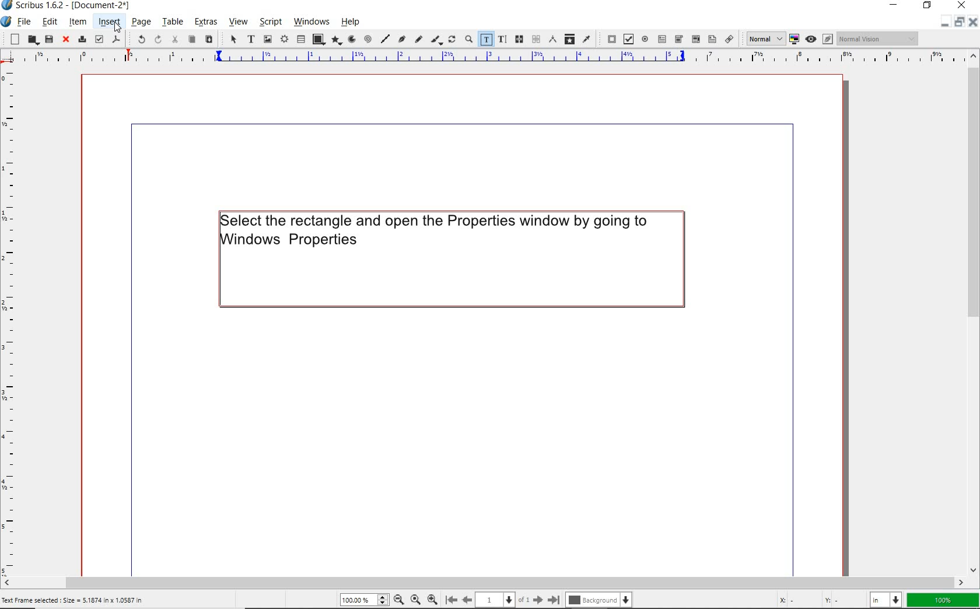  Describe the element at coordinates (679, 38) in the screenshot. I see `pdf combo box` at that location.